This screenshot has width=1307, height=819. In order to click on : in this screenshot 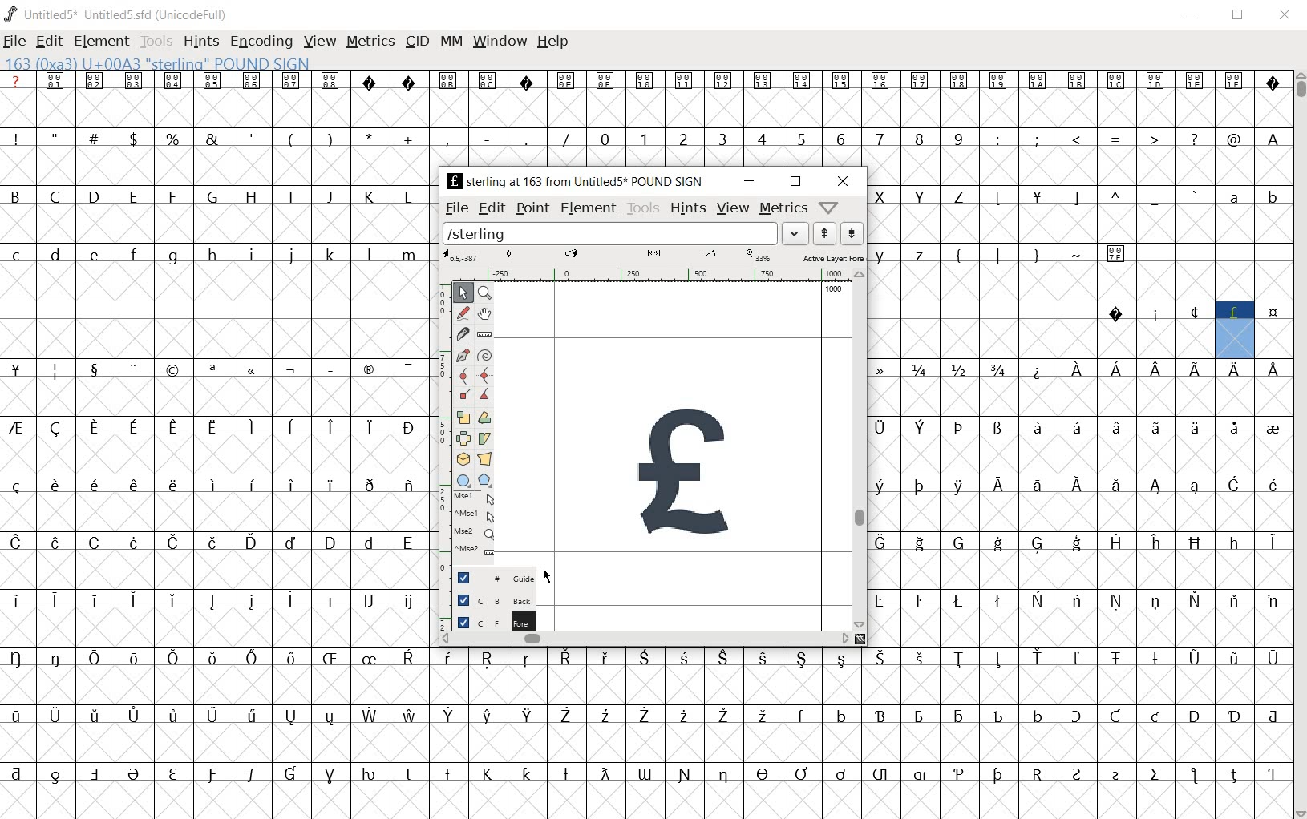, I will do `click(996, 138)`.